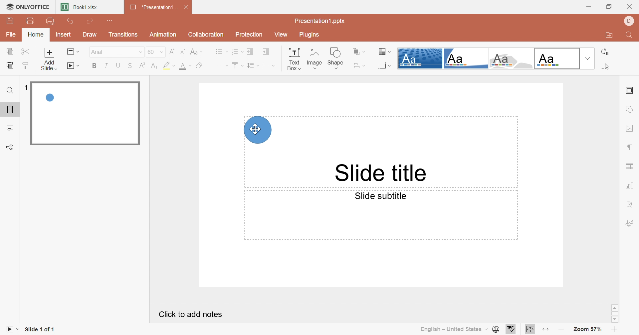 The height and width of the screenshot is (335, 639). What do you see at coordinates (9, 21) in the screenshot?
I see `Save` at bounding box center [9, 21].